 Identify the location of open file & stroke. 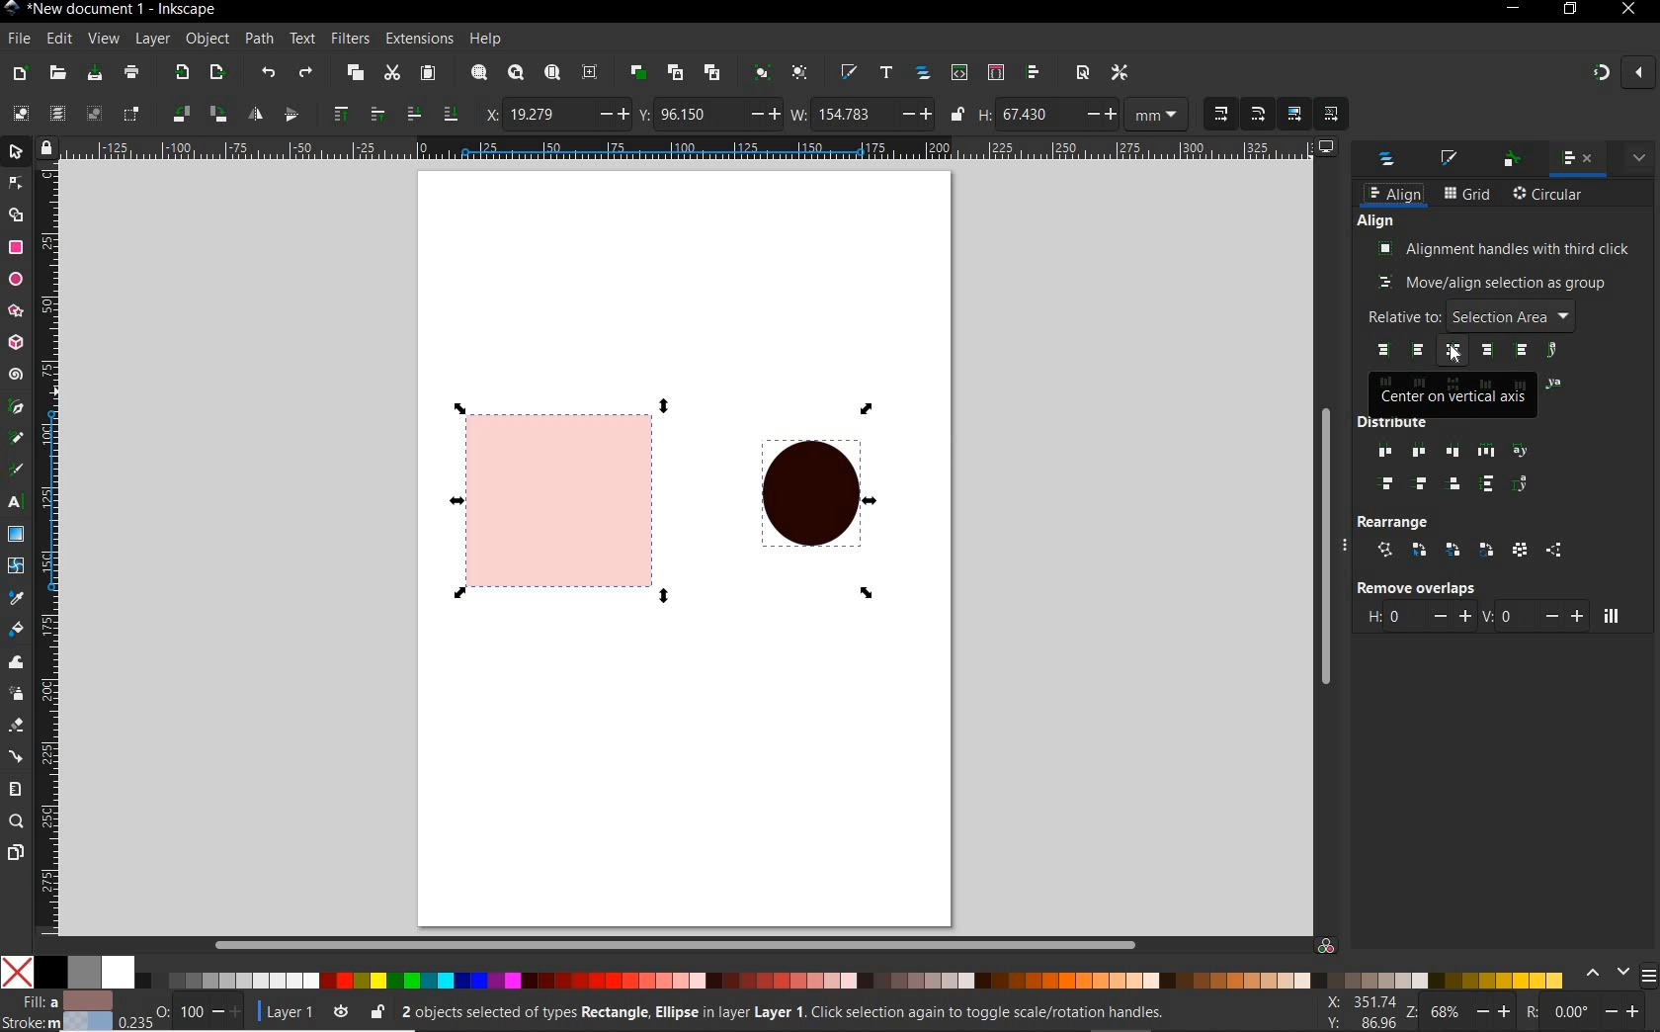
(849, 71).